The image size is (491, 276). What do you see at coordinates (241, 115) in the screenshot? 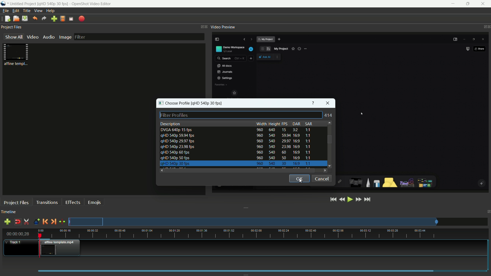
I see `filter profiles` at bounding box center [241, 115].